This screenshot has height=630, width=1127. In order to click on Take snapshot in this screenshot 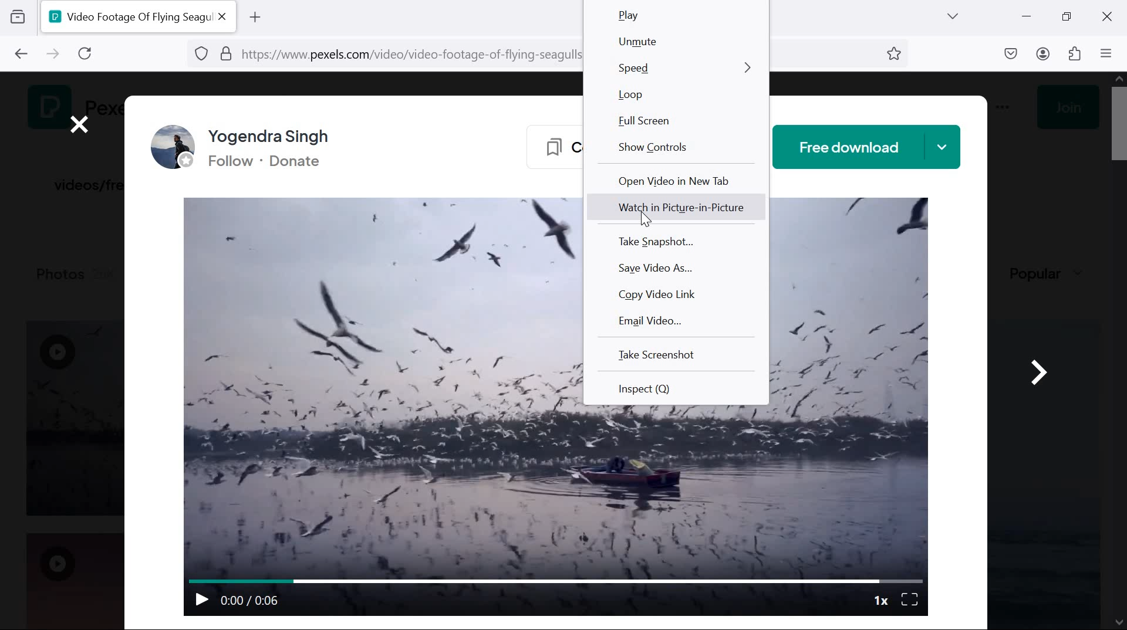, I will do `click(674, 242)`.